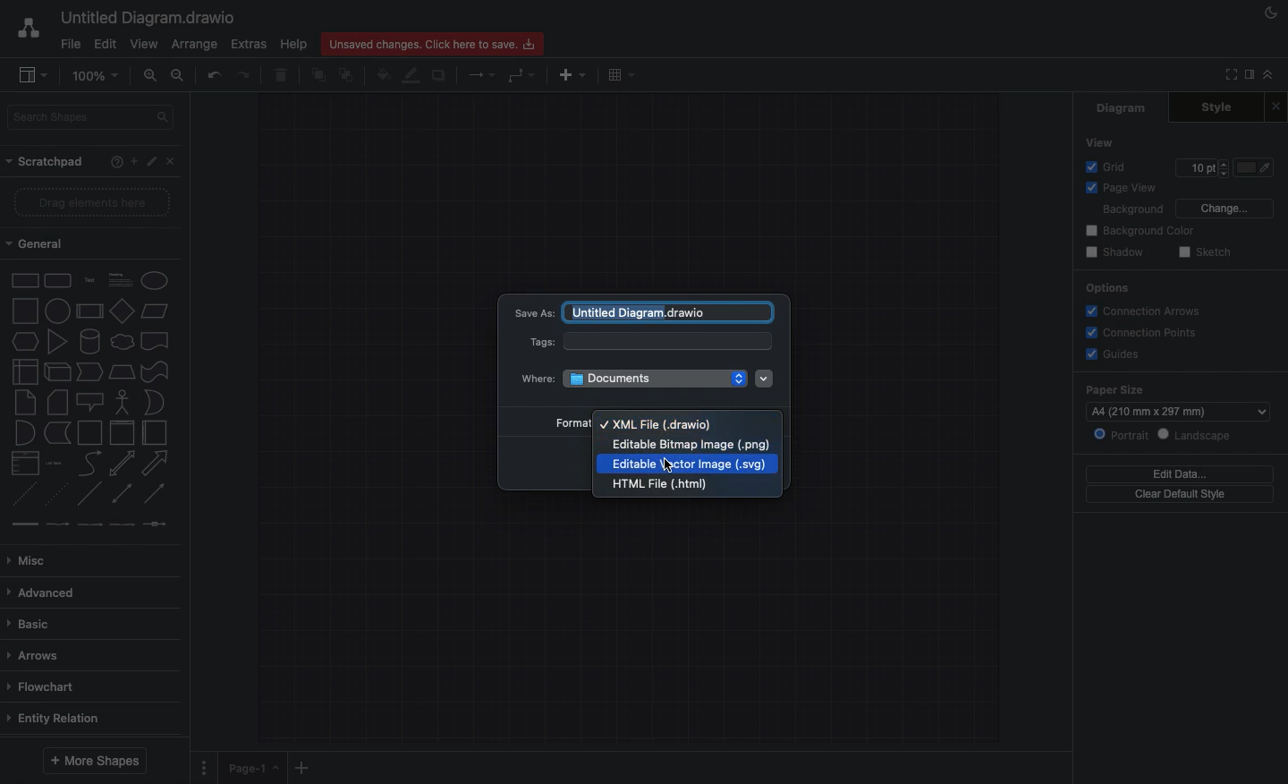 Image resolution: width=1288 pixels, height=784 pixels. I want to click on Redo, so click(243, 74).